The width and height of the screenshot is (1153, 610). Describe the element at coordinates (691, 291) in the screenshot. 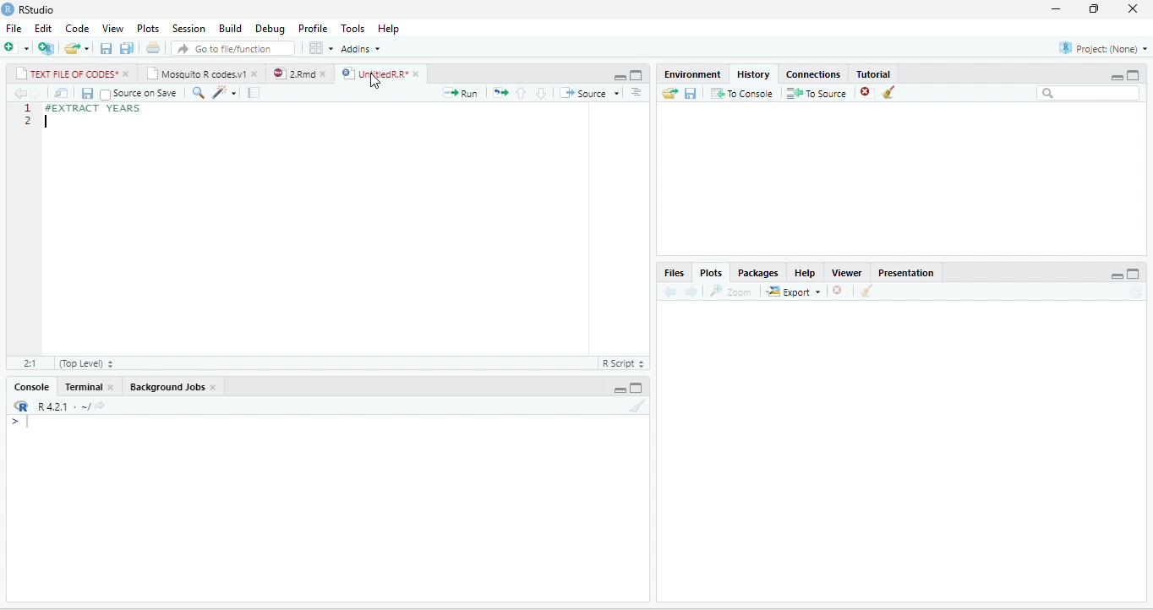

I see `forward` at that location.